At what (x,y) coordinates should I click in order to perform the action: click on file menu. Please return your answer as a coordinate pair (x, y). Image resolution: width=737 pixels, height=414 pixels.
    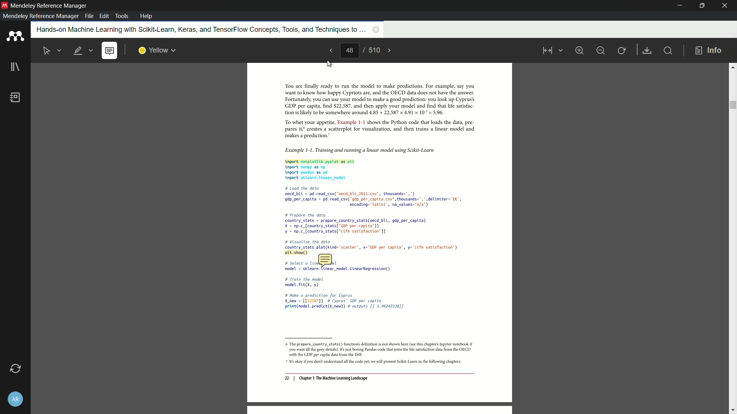
    Looking at the image, I should click on (89, 16).